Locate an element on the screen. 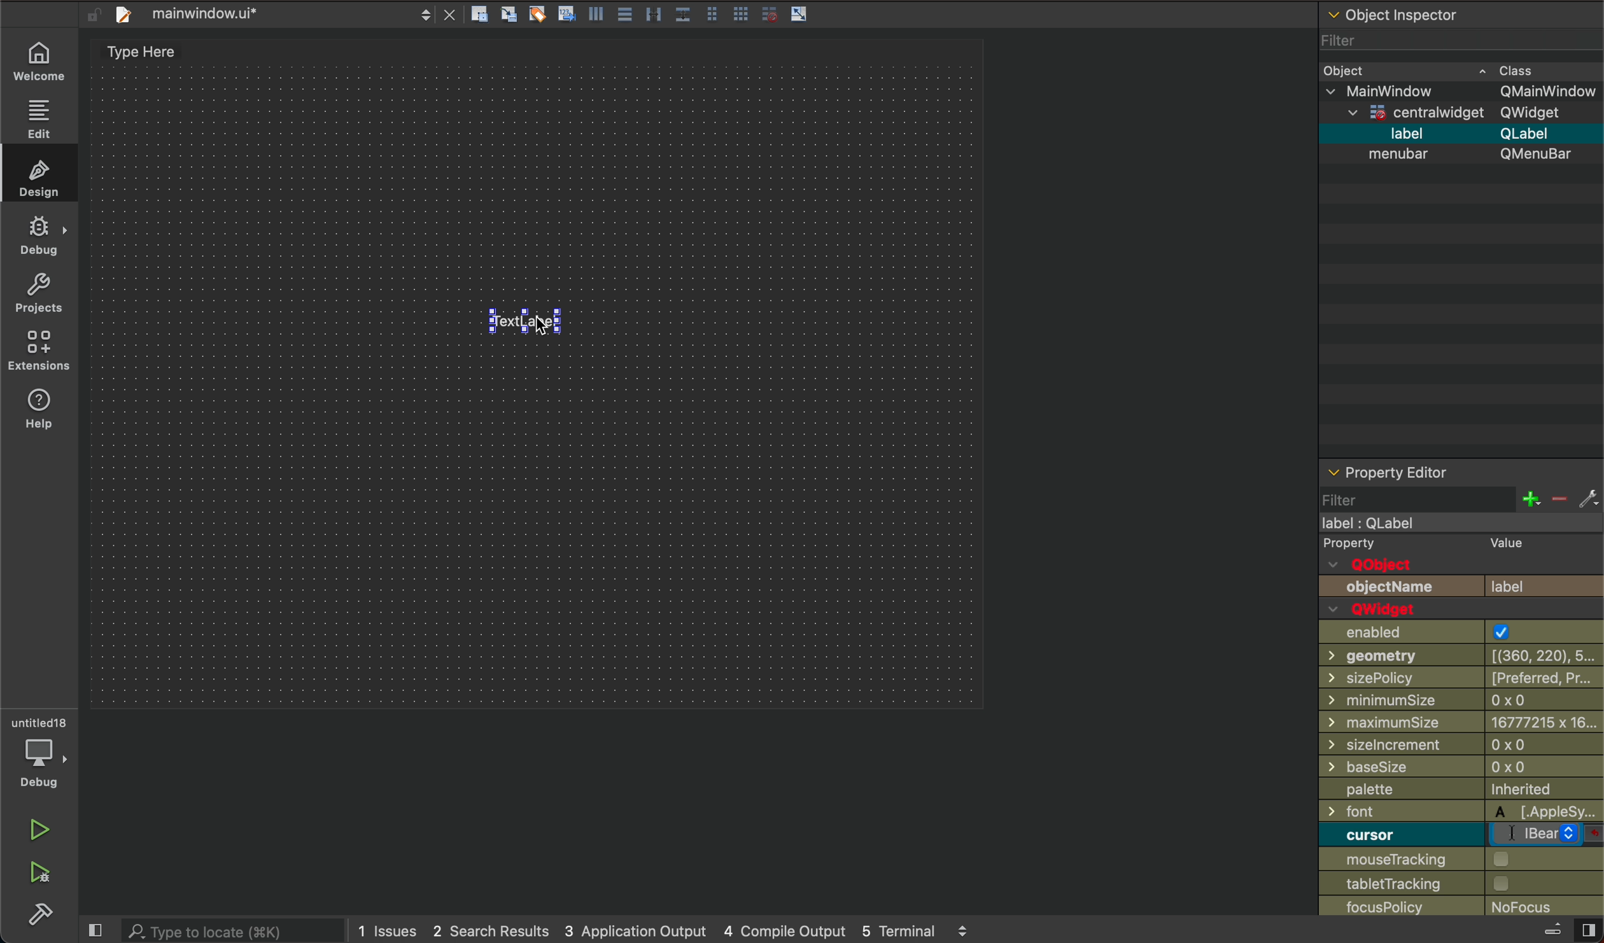 This screenshot has width=1604, height=943. Qwidget is located at coordinates (1537, 112).